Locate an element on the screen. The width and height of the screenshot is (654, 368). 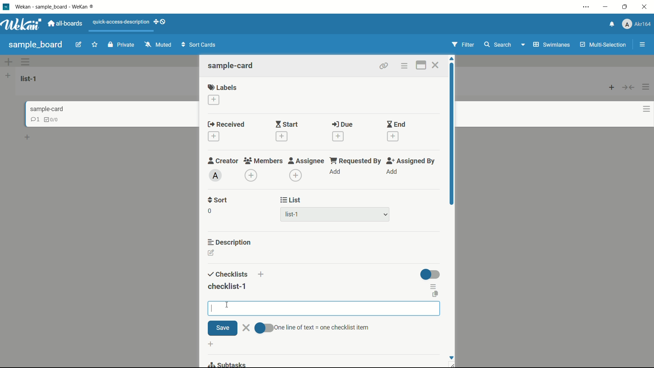
add date is located at coordinates (393, 136).